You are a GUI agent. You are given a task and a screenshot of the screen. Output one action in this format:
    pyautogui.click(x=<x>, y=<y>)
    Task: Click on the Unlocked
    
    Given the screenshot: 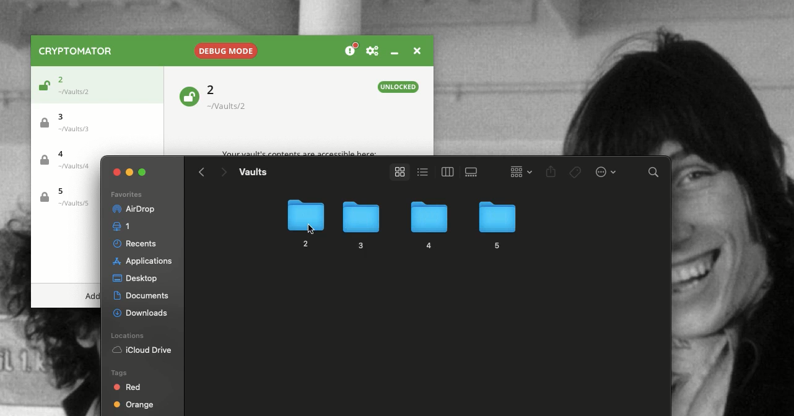 What is the action you would take?
    pyautogui.click(x=42, y=87)
    